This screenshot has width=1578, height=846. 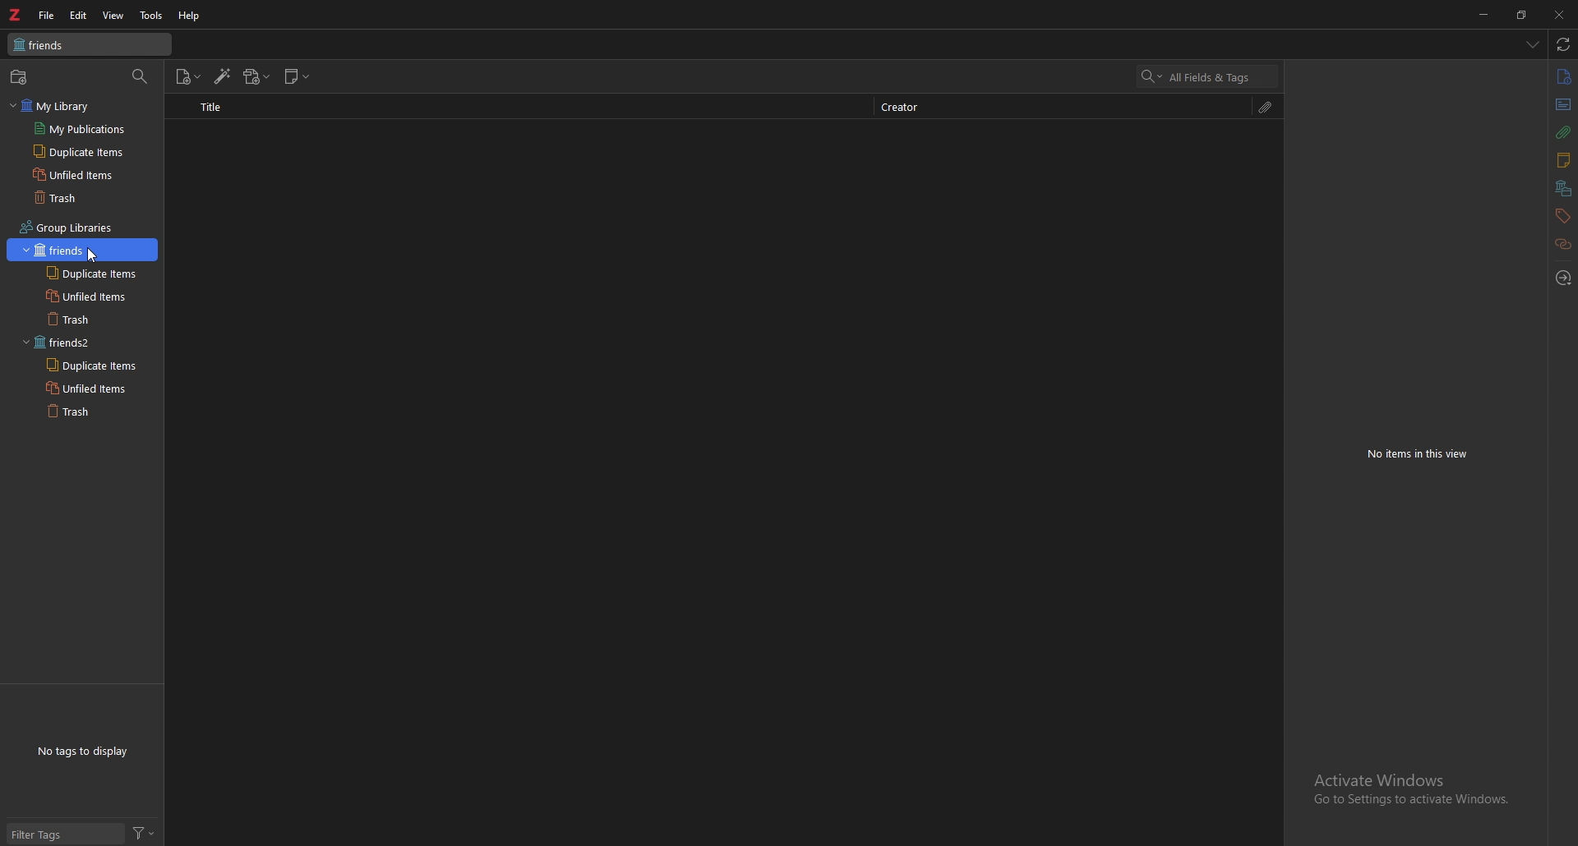 What do you see at coordinates (95, 318) in the screenshot?
I see `trash` at bounding box center [95, 318].